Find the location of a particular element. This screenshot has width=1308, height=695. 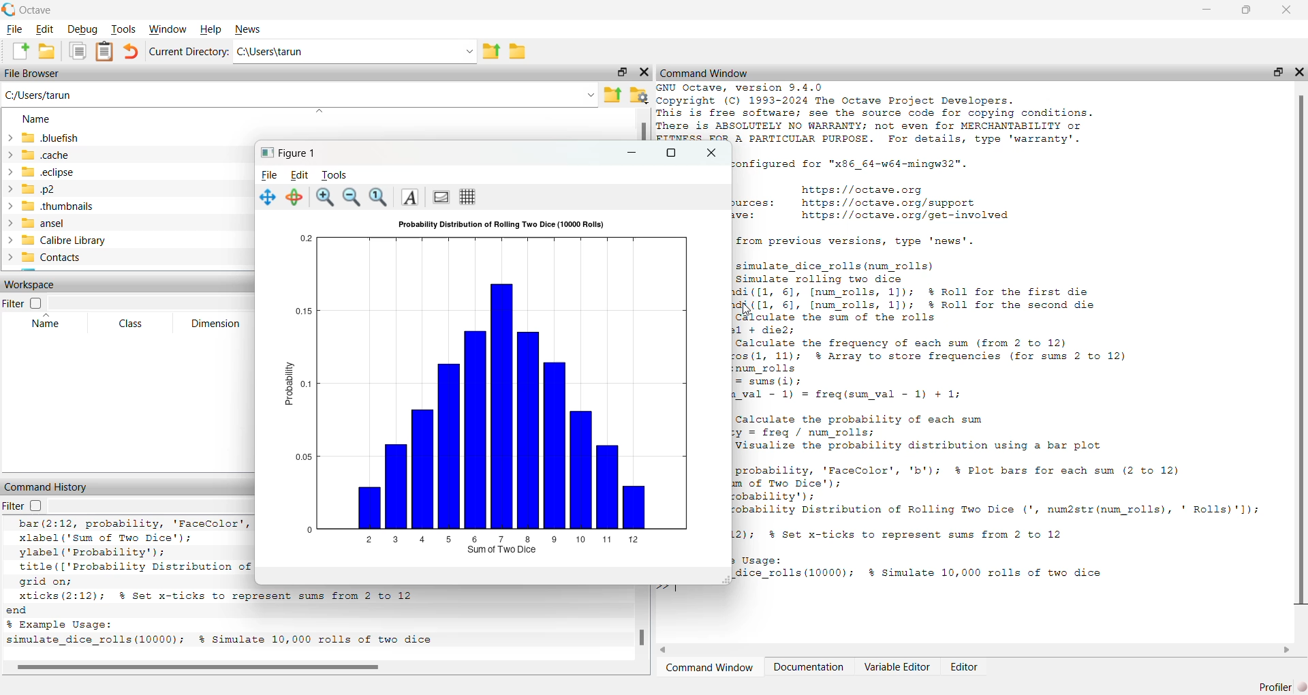

GNU Octave, version 9.4.0

Copyright (C) 1993-2024 The Octave Project Developers.

This is free software; see the source code for copying conditions.
There is ABSOLUTELY NO WARRANTY; not even for MERCHANTABILITY or
FITNESS FOR A PARTICULAR PURPOSE. For details, type 'warranty'.
octave was configured for "x86_64-w64-mingw32".

Home page: https://octave.org

Support resources:  https://octave.org/support

Improve Octave: https://octave.org/get-involved

Bi elisa Sali cooled tin cop doin. Some MEaliy’ is located at coordinates (1001, 333).